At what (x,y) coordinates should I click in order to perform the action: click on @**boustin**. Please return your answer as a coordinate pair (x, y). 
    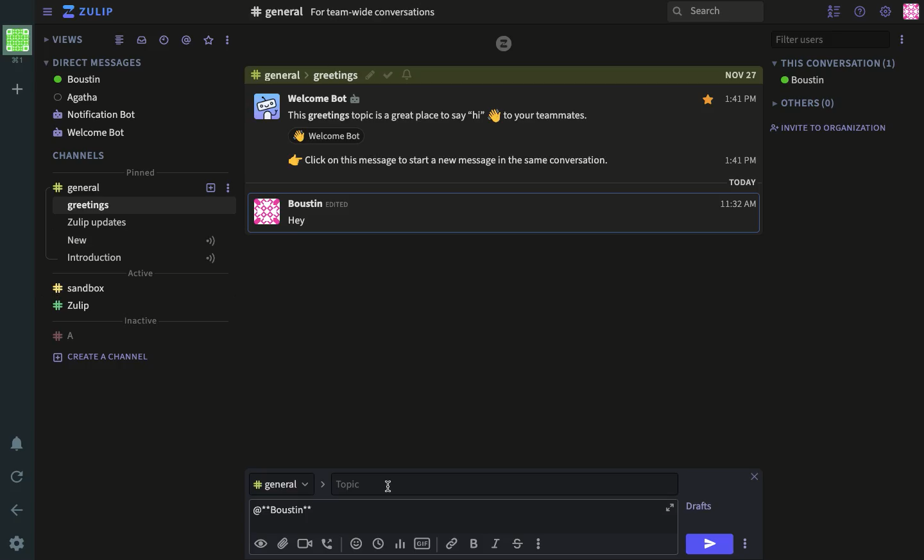
    Looking at the image, I should click on (284, 509).